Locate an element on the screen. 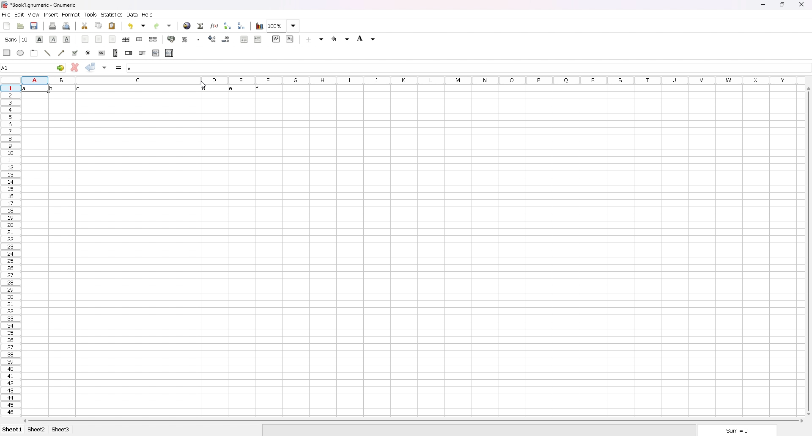  hyperlink is located at coordinates (187, 26).